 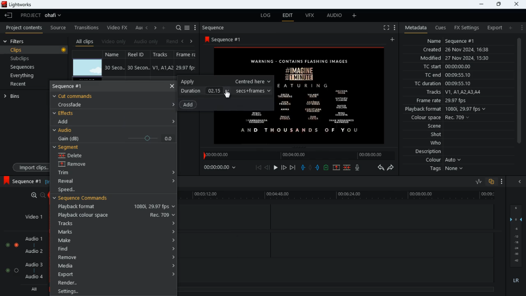 I want to click on maximize, so click(x=498, y=4).